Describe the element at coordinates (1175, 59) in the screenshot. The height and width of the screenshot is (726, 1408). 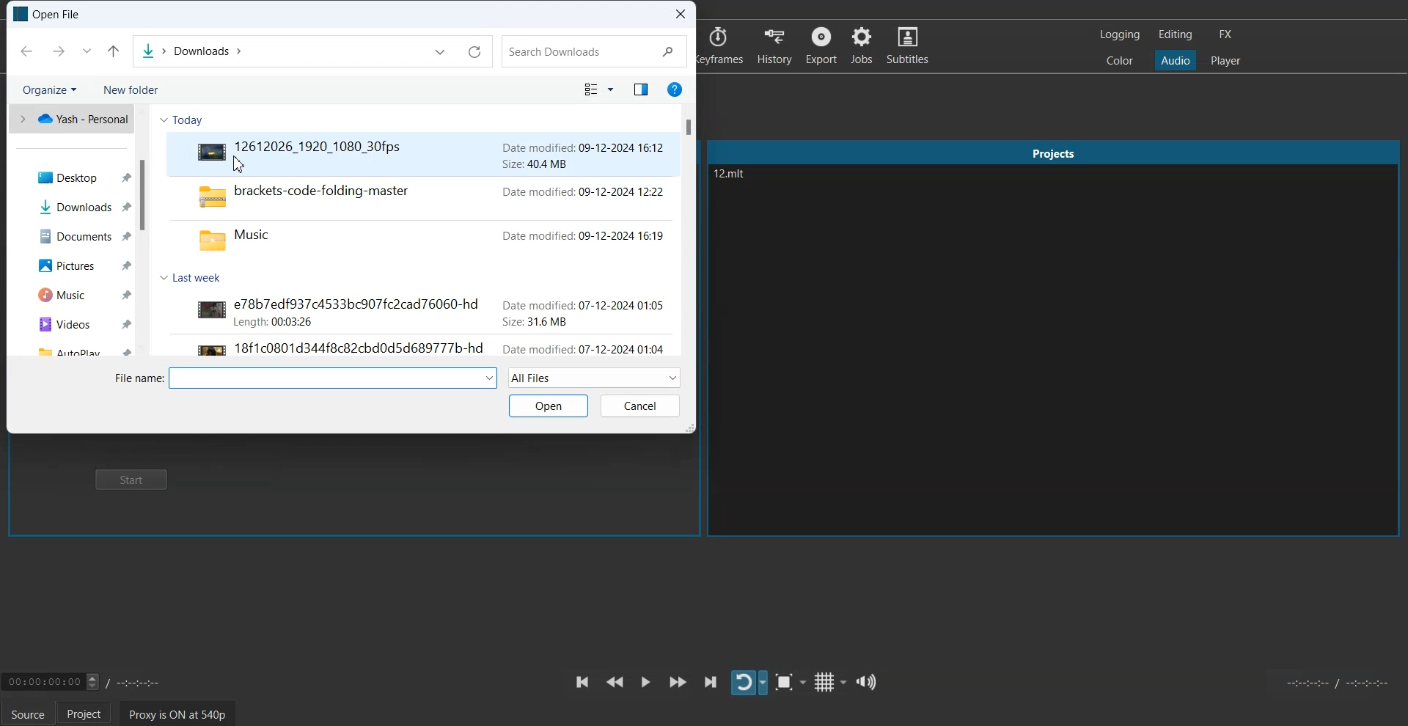
I see `Audio` at that location.